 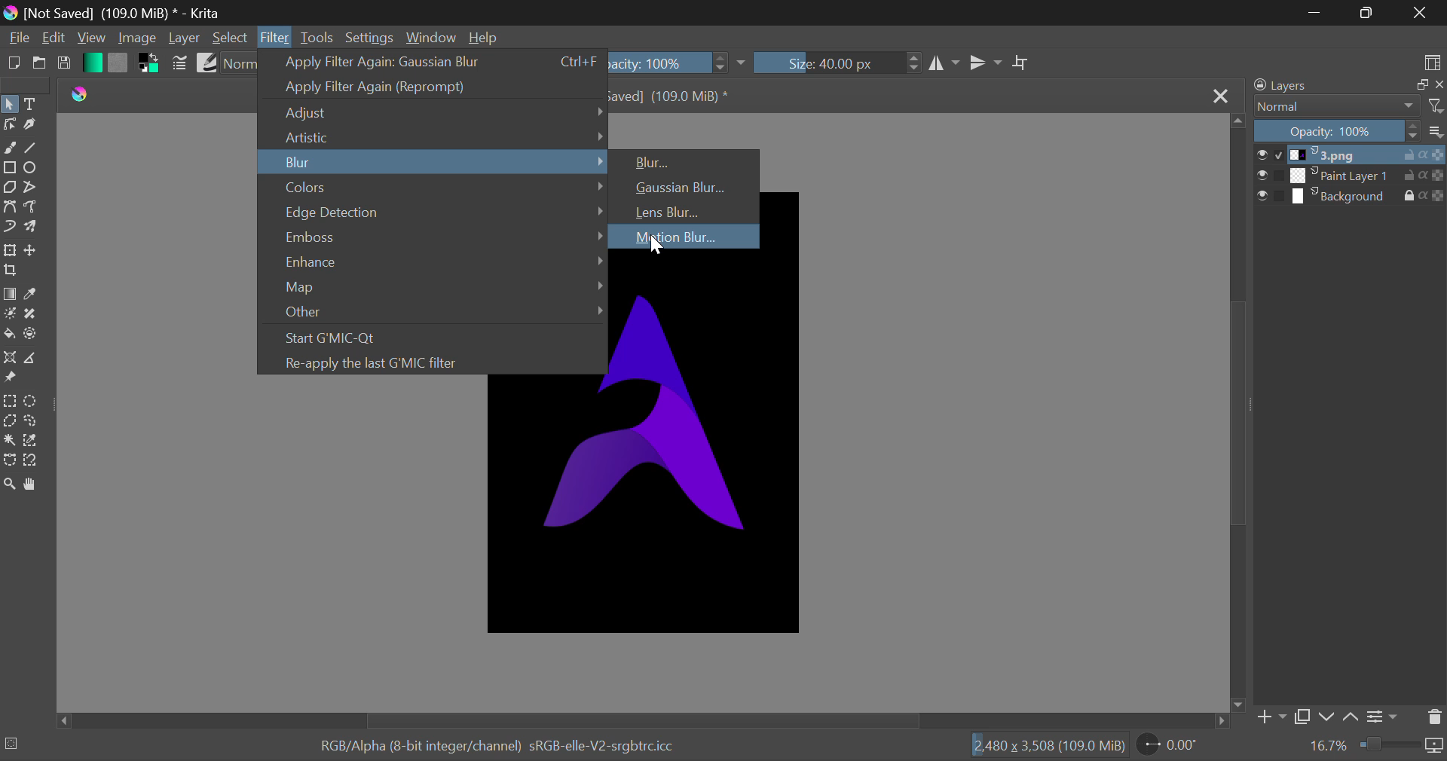 I want to click on Save, so click(x=64, y=66).